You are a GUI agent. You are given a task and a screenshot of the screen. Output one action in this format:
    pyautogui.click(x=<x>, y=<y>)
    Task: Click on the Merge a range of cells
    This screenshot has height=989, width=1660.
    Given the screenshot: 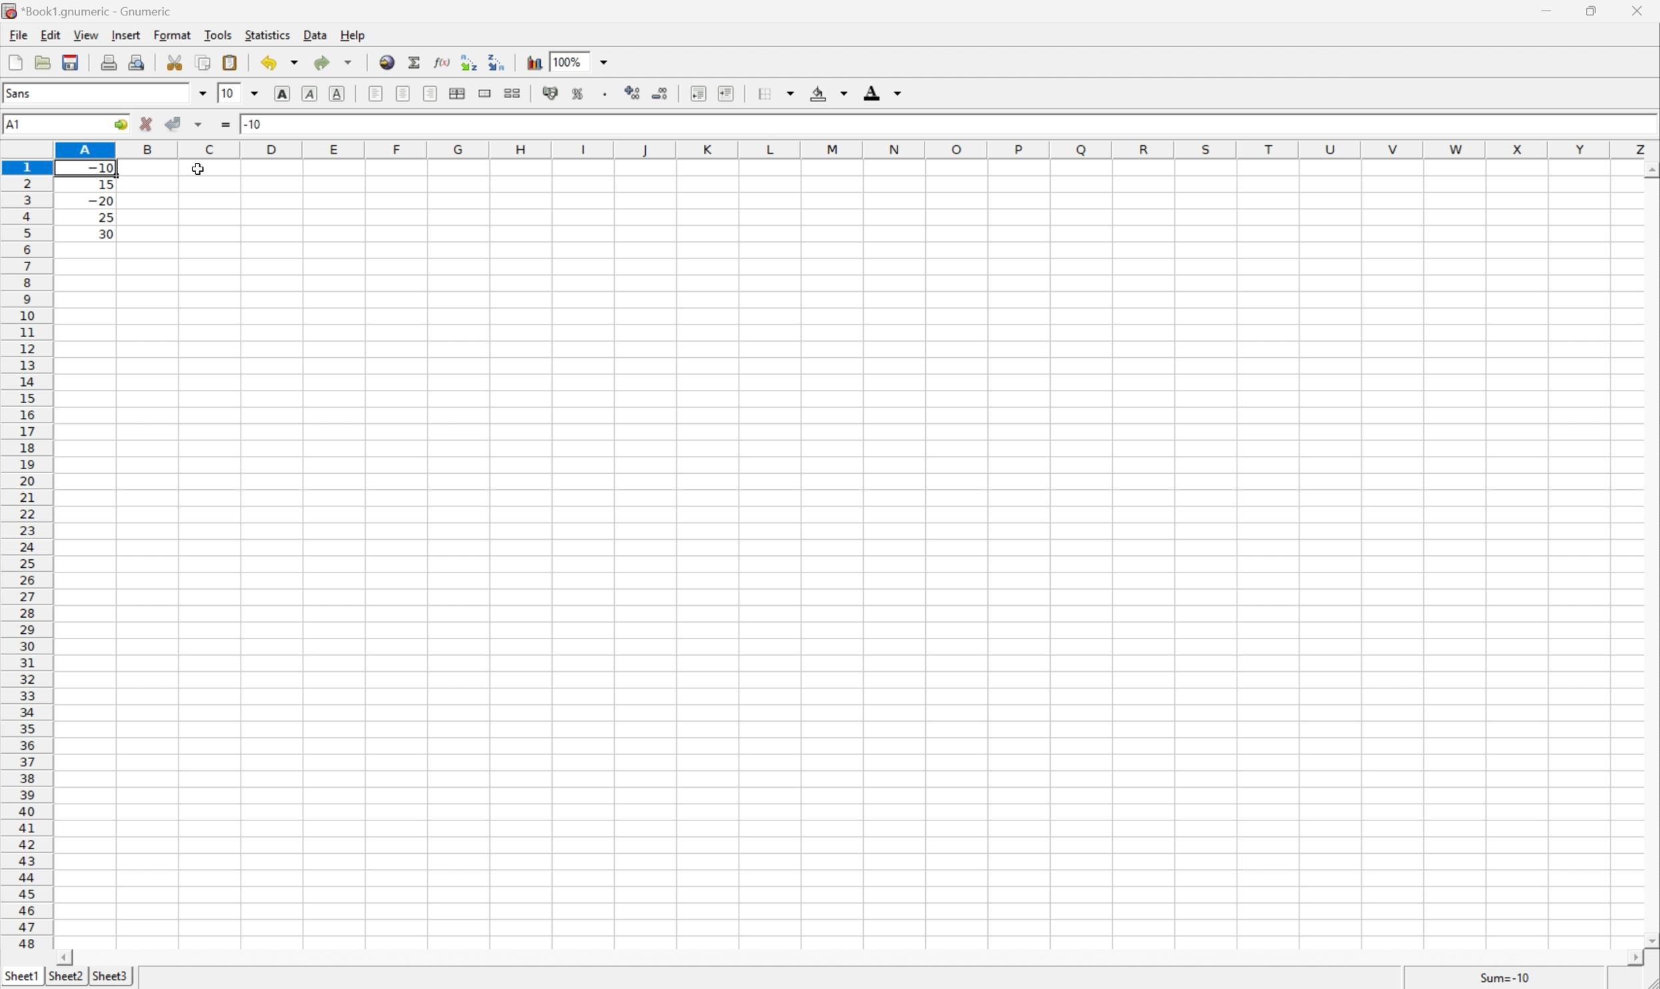 What is the action you would take?
    pyautogui.click(x=487, y=93)
    